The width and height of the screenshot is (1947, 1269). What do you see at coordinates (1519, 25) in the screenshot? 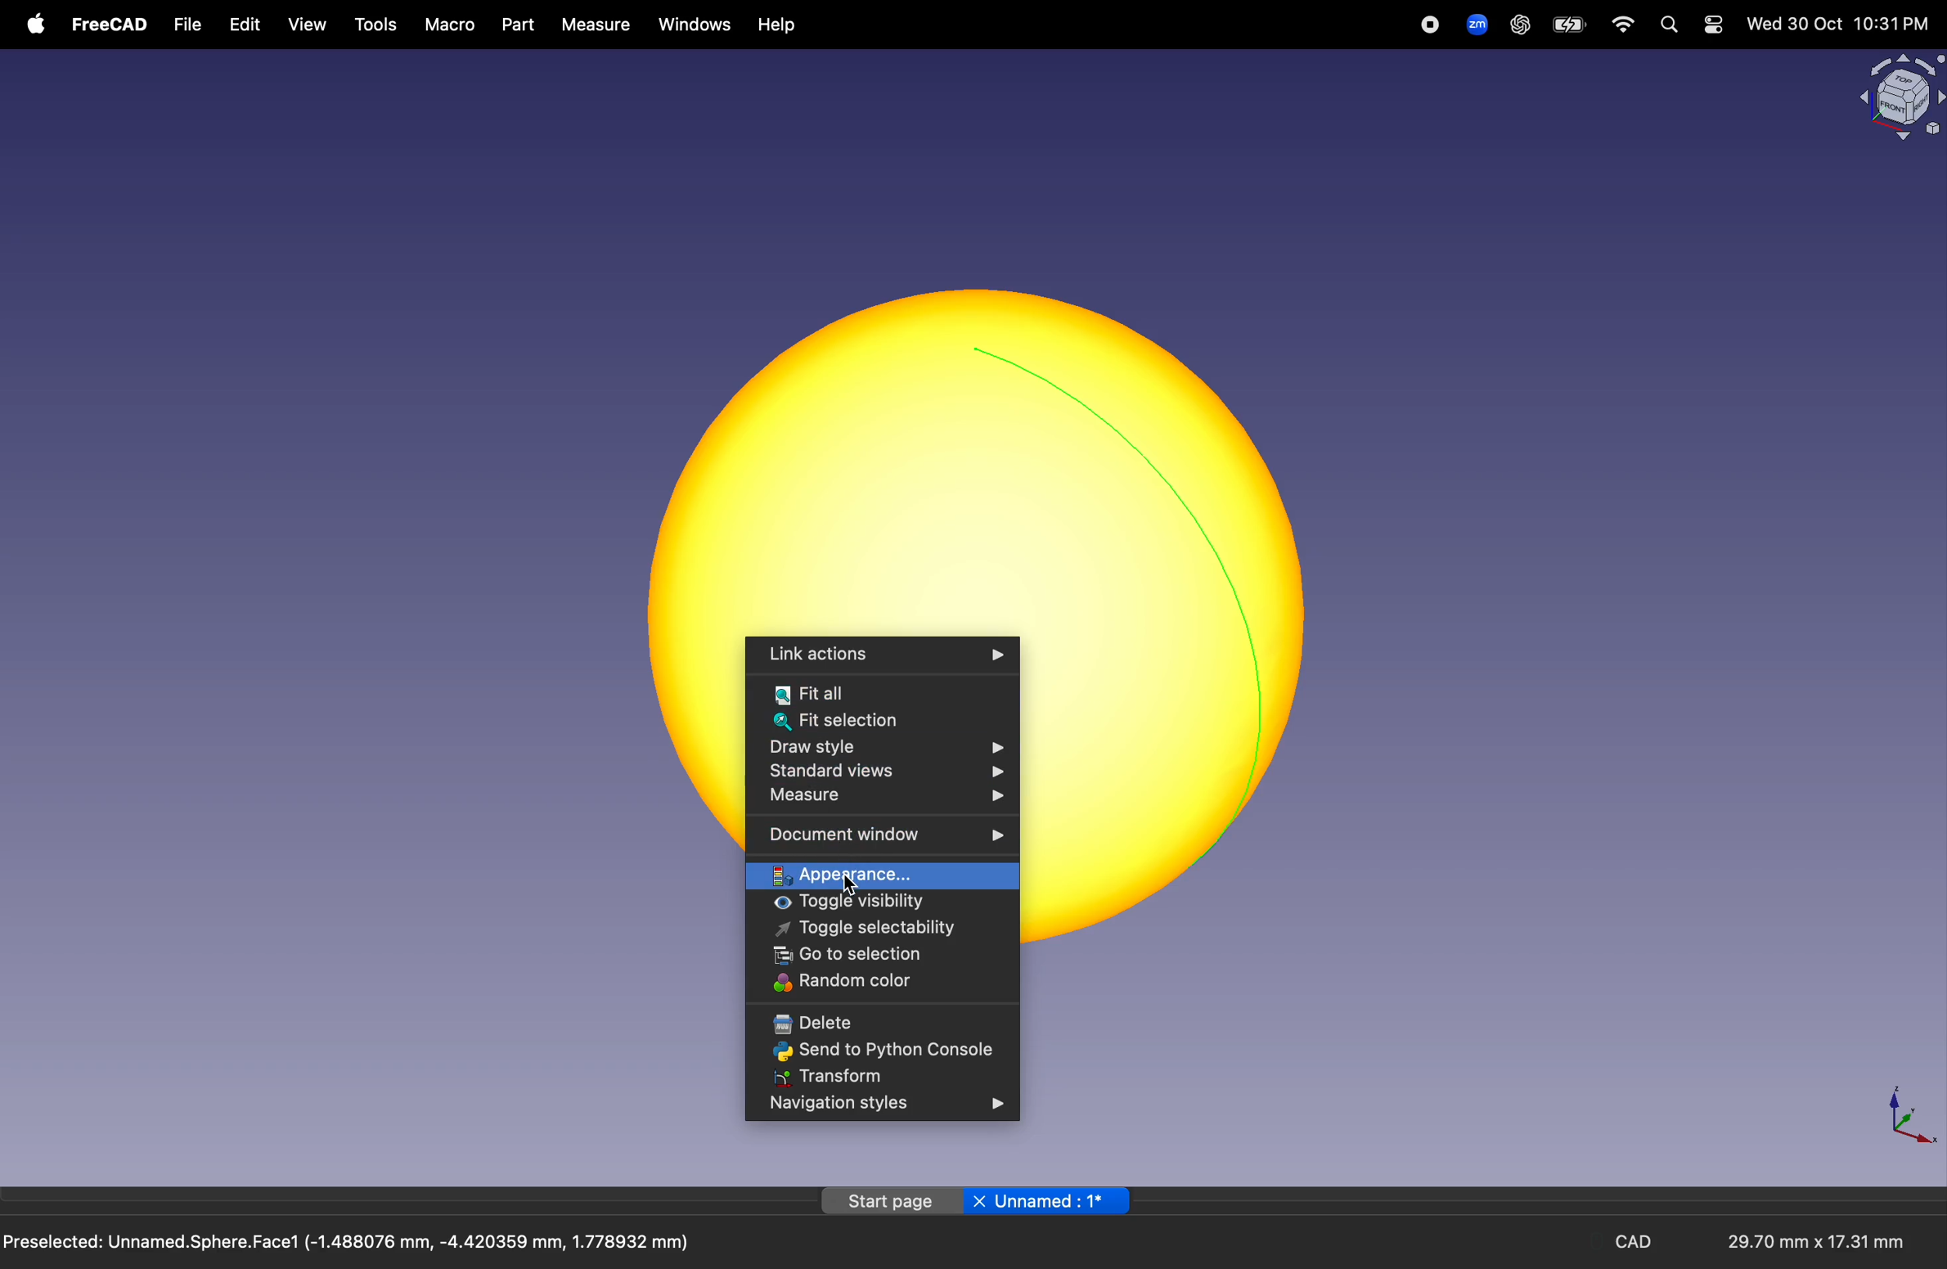
I see `chatgpt` at bounding box center [1519, 25].